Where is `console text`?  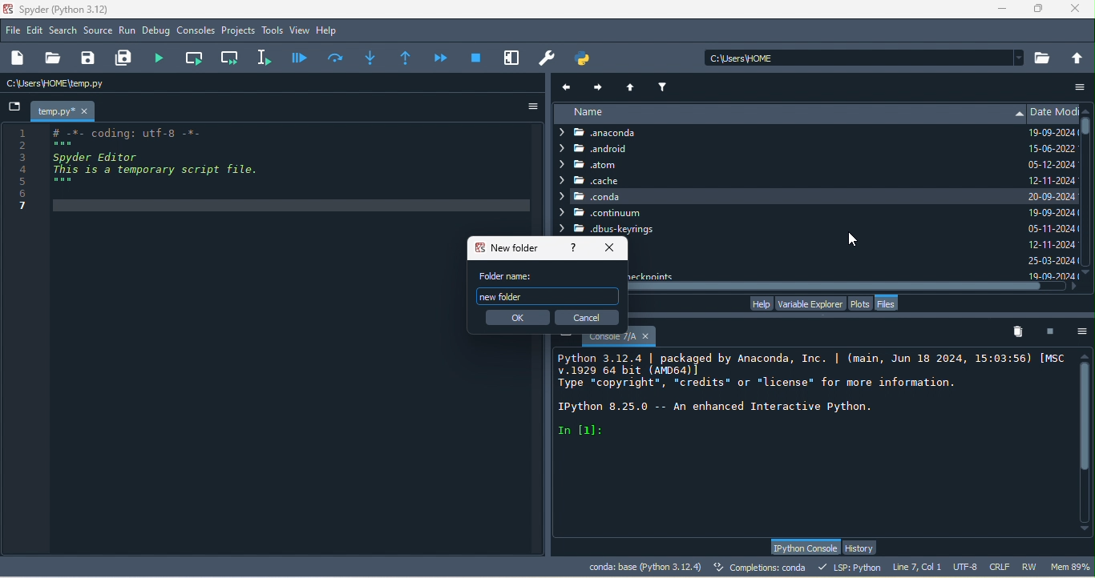 console text is located at coordinates (808, 396).